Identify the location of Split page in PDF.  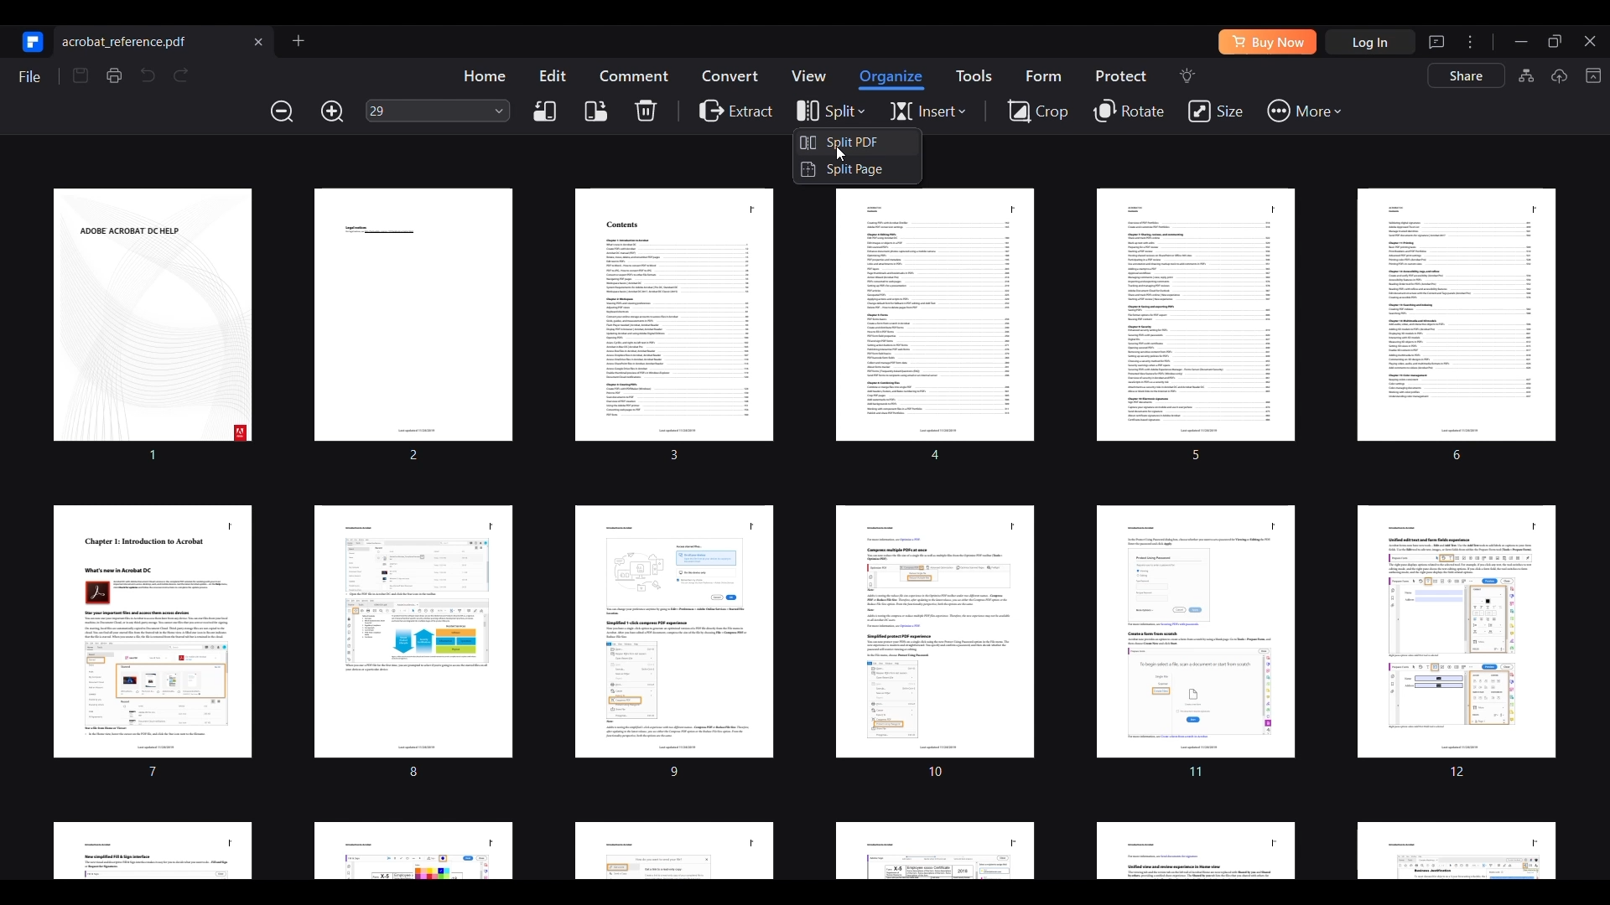
(856, 169).